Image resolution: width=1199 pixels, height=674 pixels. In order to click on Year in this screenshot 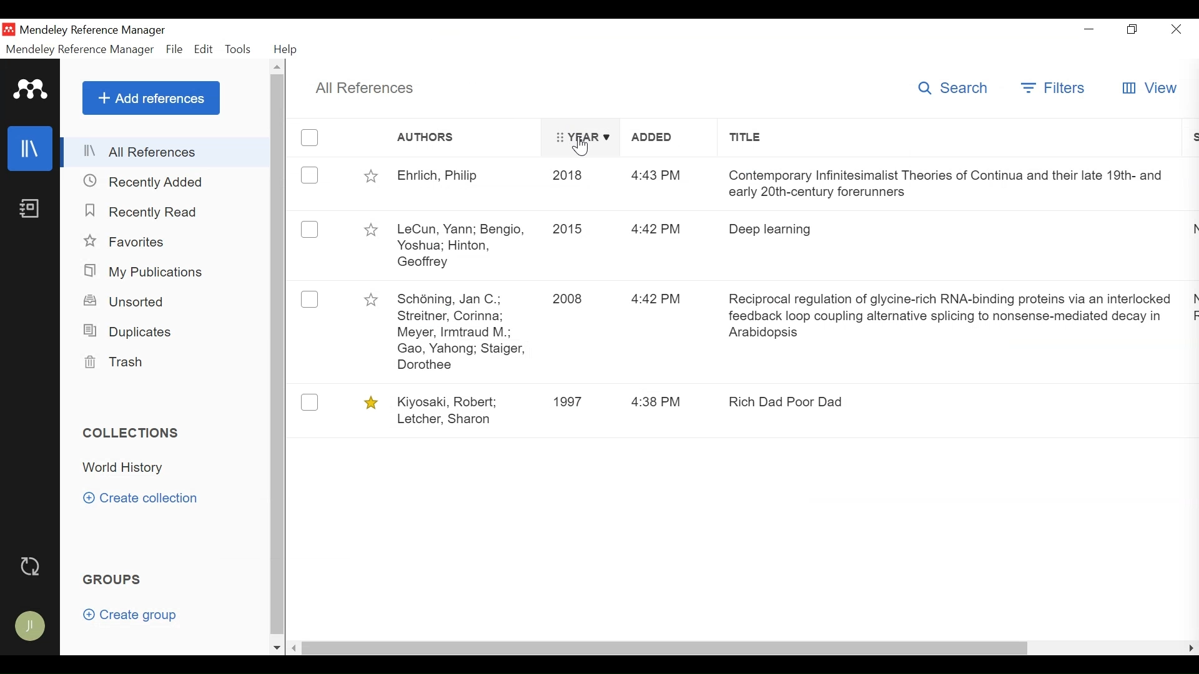, I will do `click(580, 139)`.